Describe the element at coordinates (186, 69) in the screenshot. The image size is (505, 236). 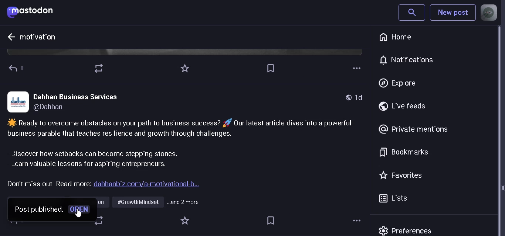
I see `Favorite` at that location.